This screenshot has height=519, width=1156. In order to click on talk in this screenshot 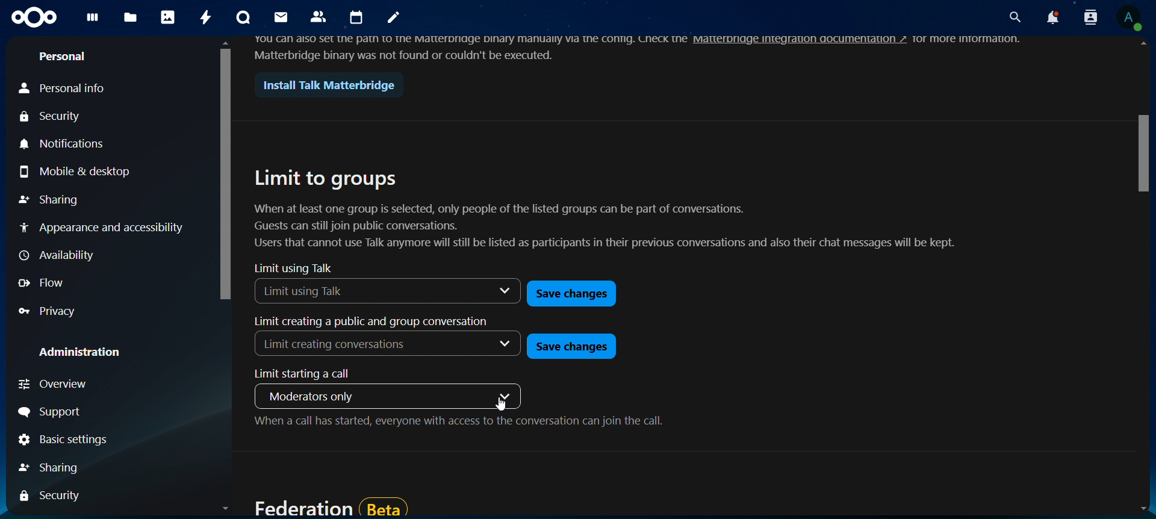, I will do `click(241, 18)`.